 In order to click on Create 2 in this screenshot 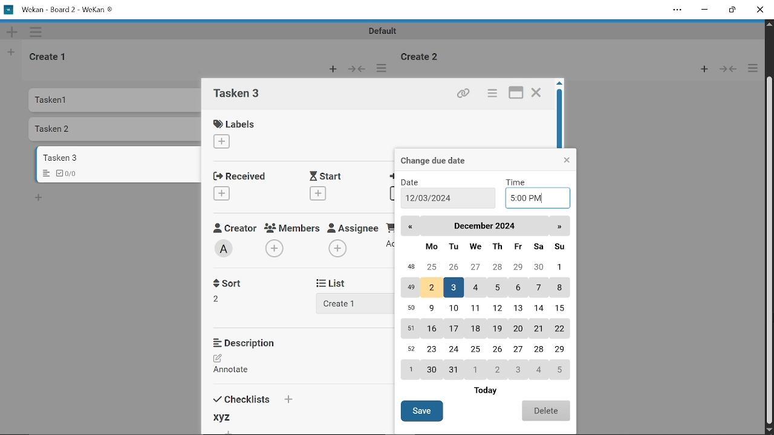, I will do `click(423, 56)`.